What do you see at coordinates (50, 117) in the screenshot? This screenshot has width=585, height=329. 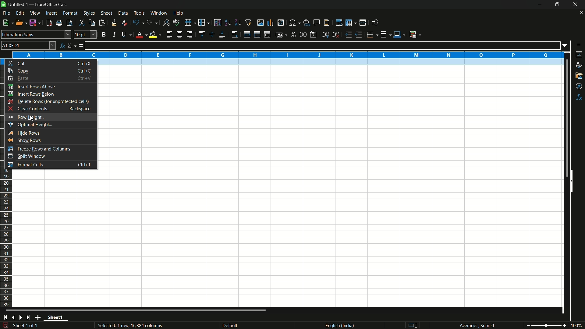 I see `row height` at bounding box center [50, 117].